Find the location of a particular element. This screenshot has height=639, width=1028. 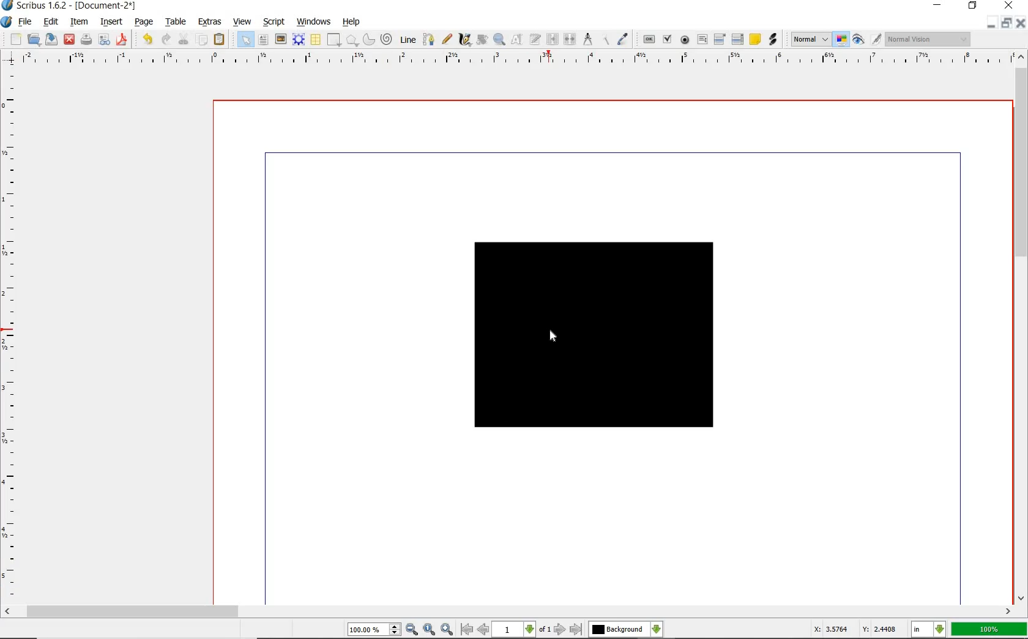

copy is located at coordinates (203, 39).